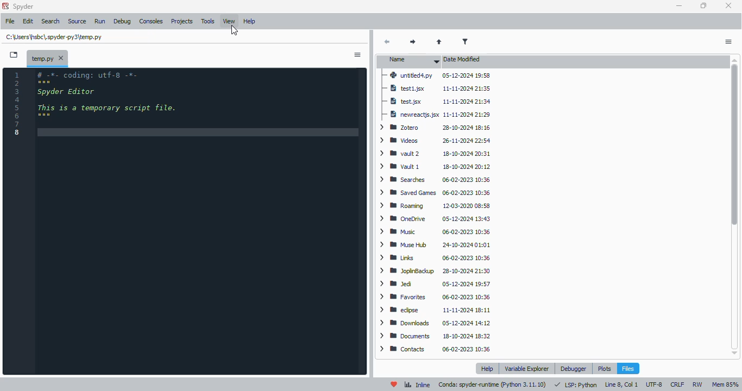 This screenshot has width=742, height=391. What do you see at coordinates (435, 336) in the screenshot?
I see `documents` at bounding box center [435, 336].